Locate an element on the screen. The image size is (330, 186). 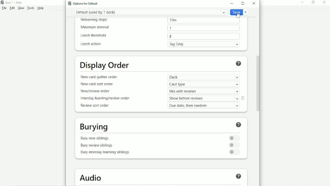
Burying is located at coordinates (93, 127).